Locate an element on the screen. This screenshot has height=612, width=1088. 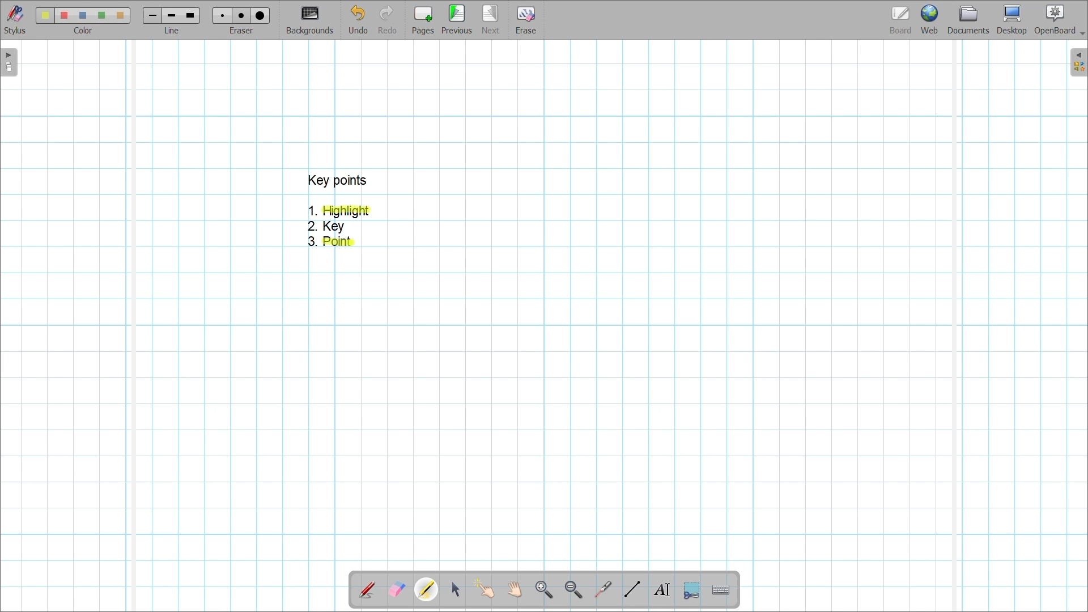
Scroll page is located at coordinates (514, 589).